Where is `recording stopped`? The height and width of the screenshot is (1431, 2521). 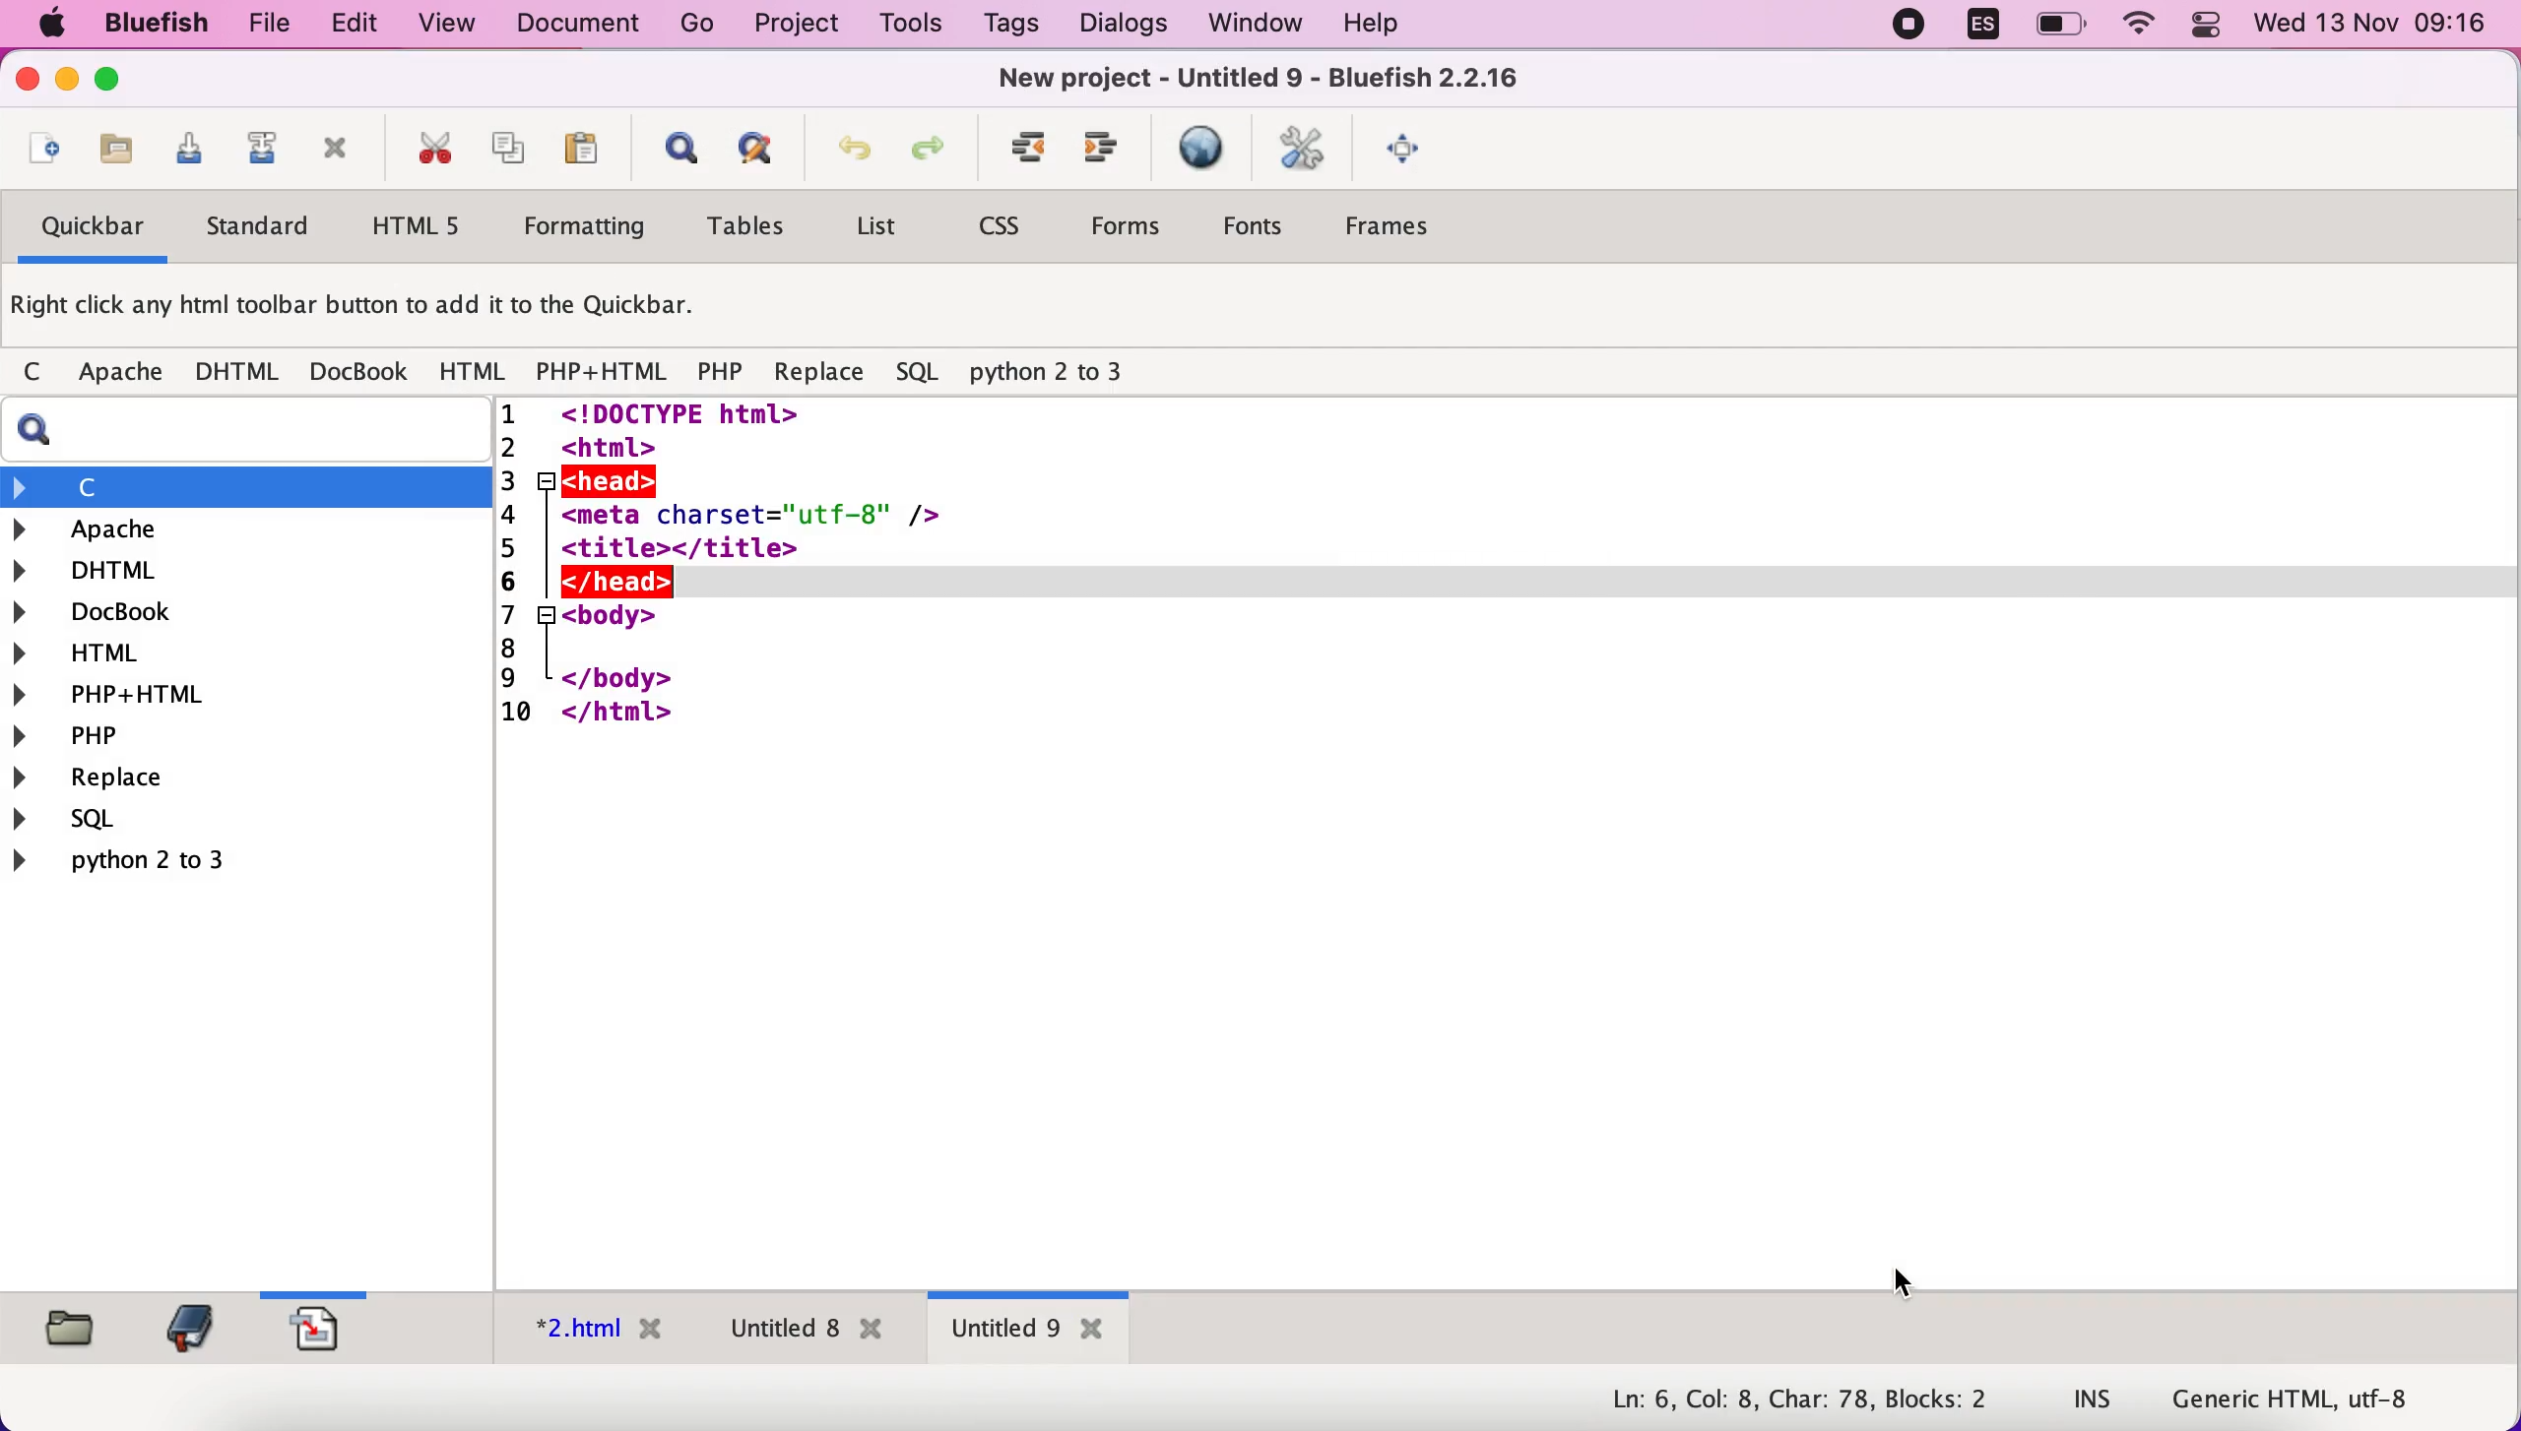 recording stopped is located at coordinates (1908, 27).